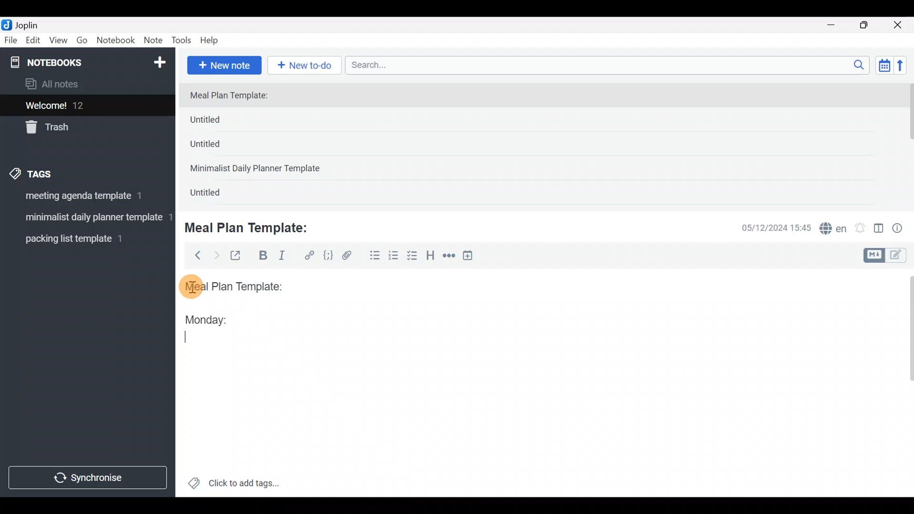  Describe the element at coordinates (252, 227) in the screenshot. I see `Meal Plan Template:` at that location.